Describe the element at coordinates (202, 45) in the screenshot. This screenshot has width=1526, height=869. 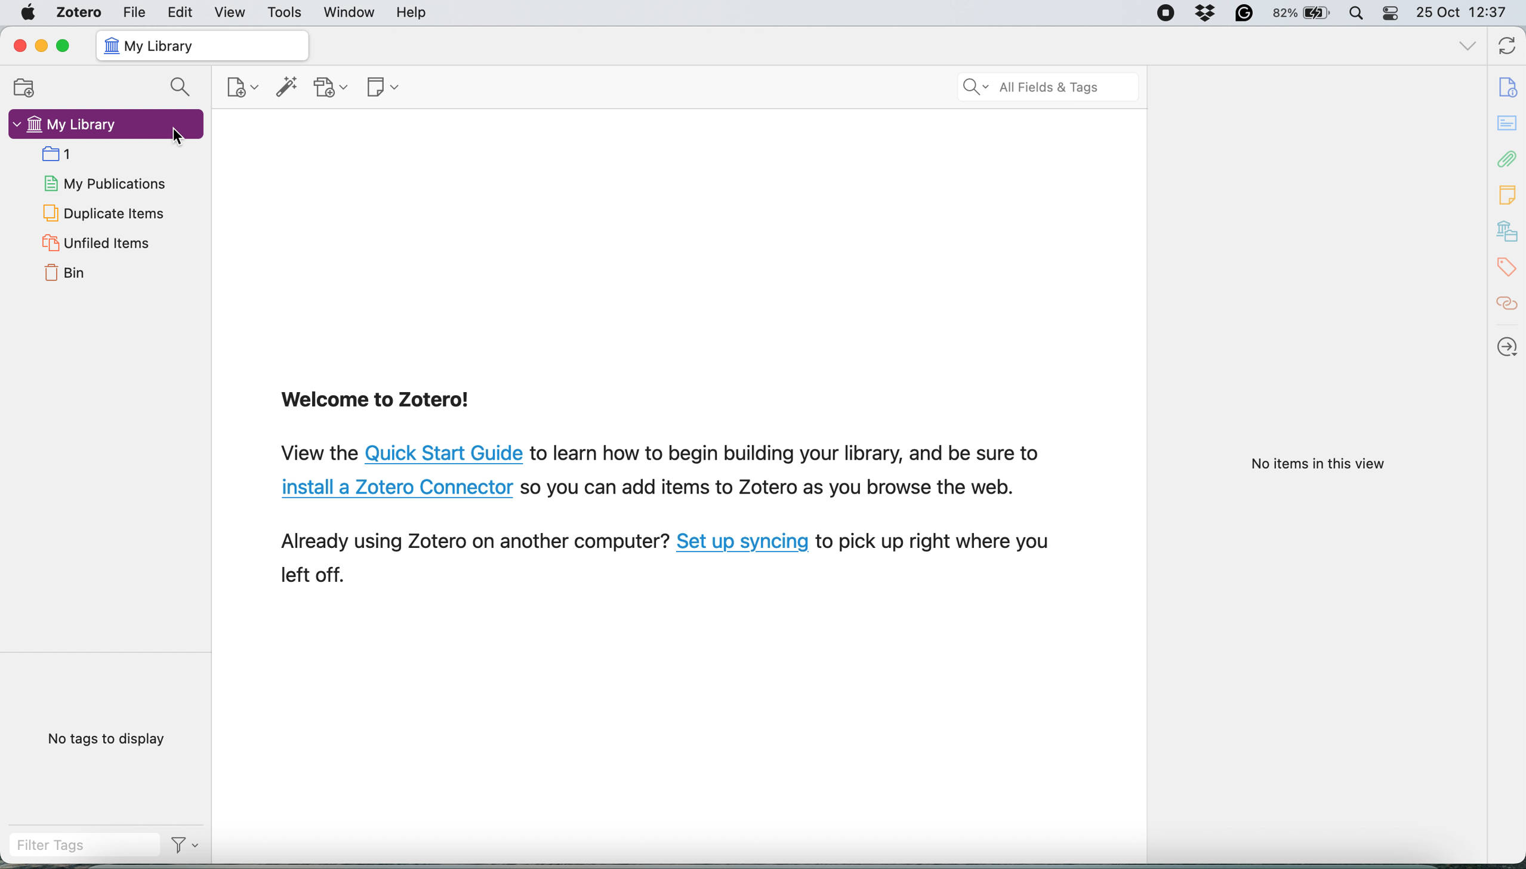
I see `my library` at that location.